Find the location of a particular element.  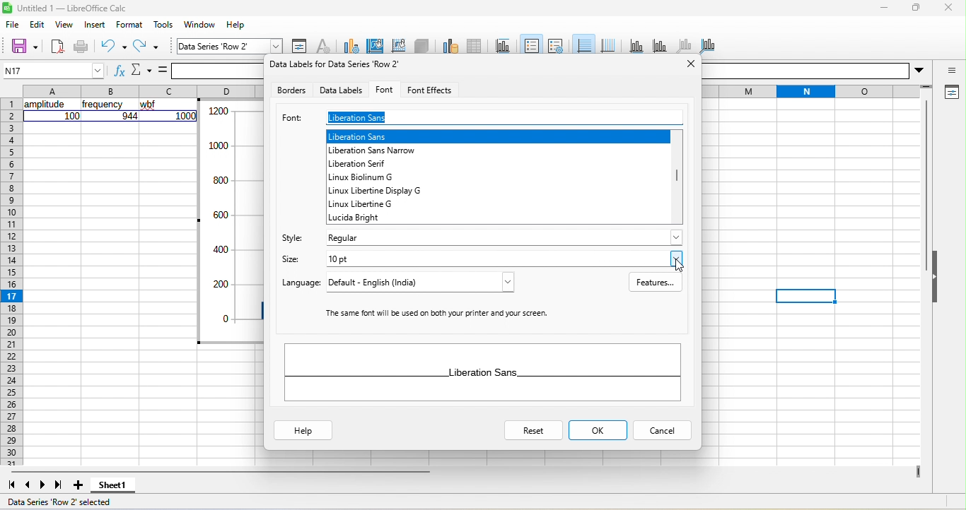

file is located at coordinates (15, 26).